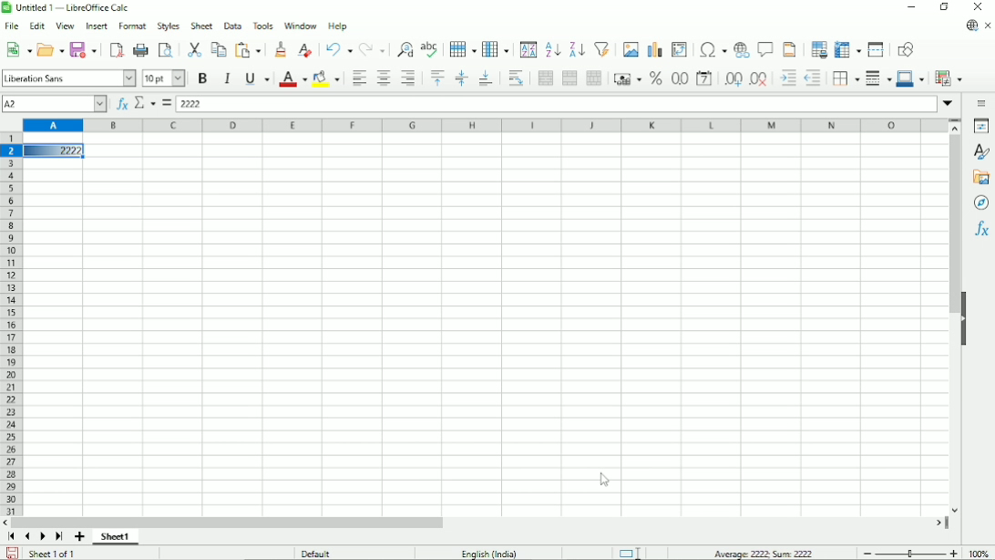  I want to click on Auto filter, so click(602, 48).